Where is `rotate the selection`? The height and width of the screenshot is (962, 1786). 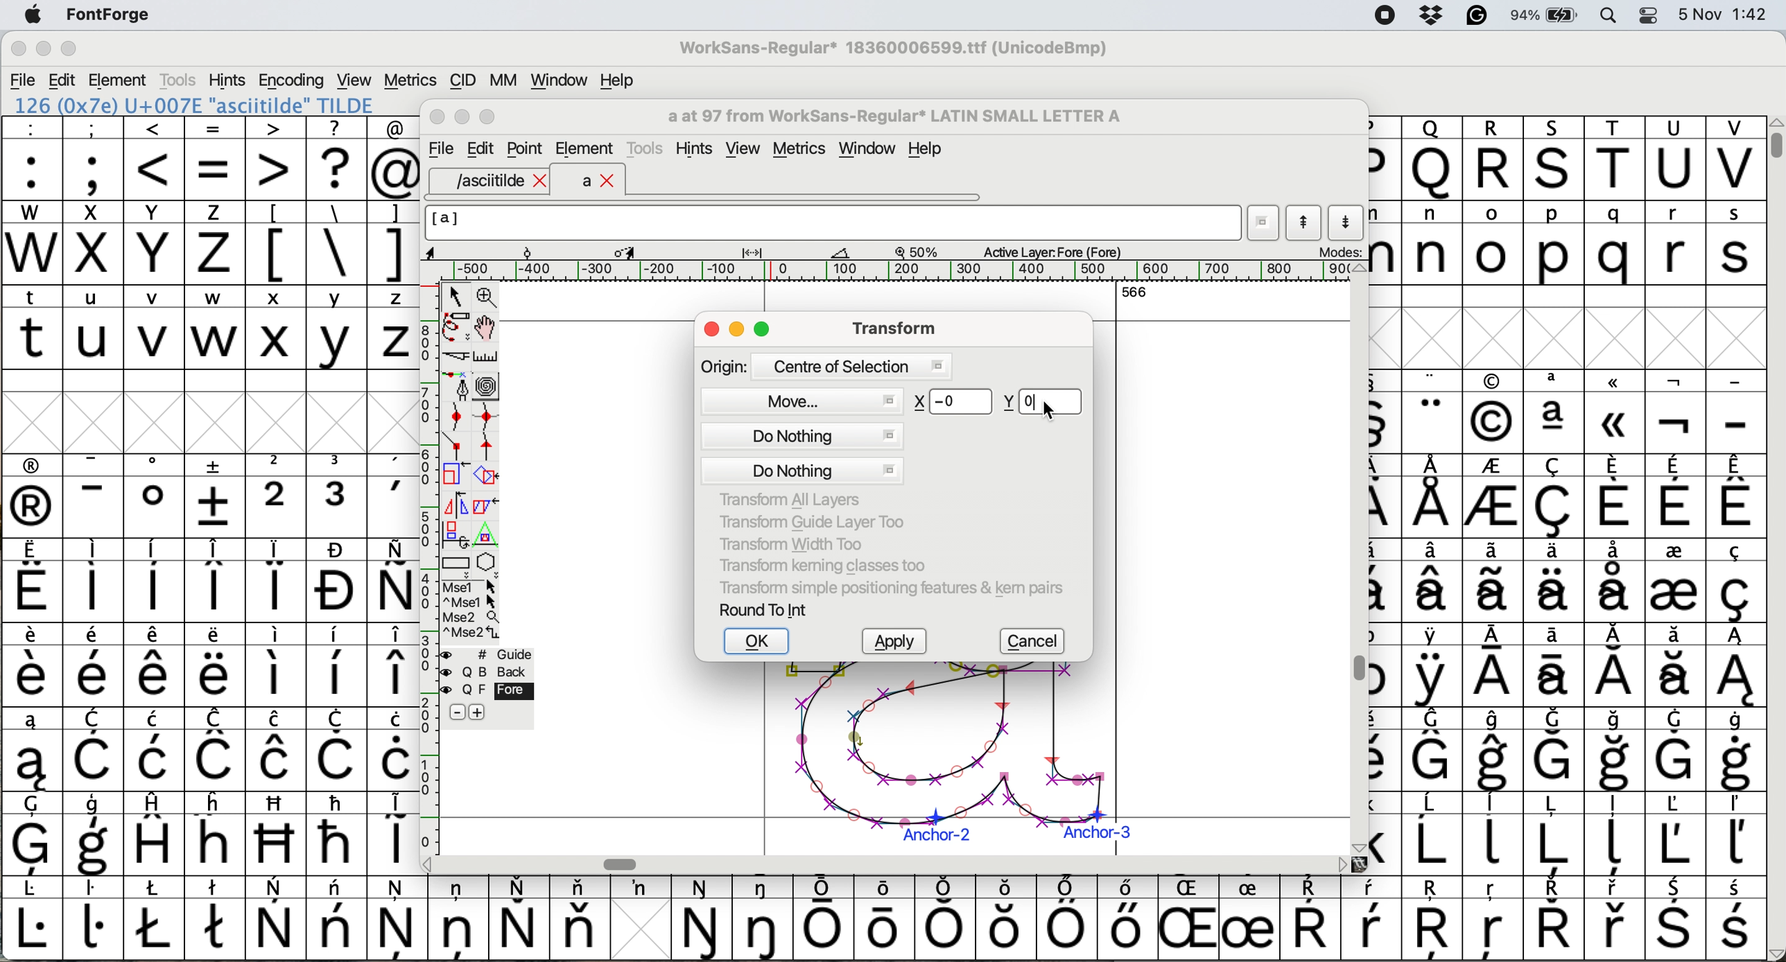 rotate the selection is located at coordinates (493, 477).